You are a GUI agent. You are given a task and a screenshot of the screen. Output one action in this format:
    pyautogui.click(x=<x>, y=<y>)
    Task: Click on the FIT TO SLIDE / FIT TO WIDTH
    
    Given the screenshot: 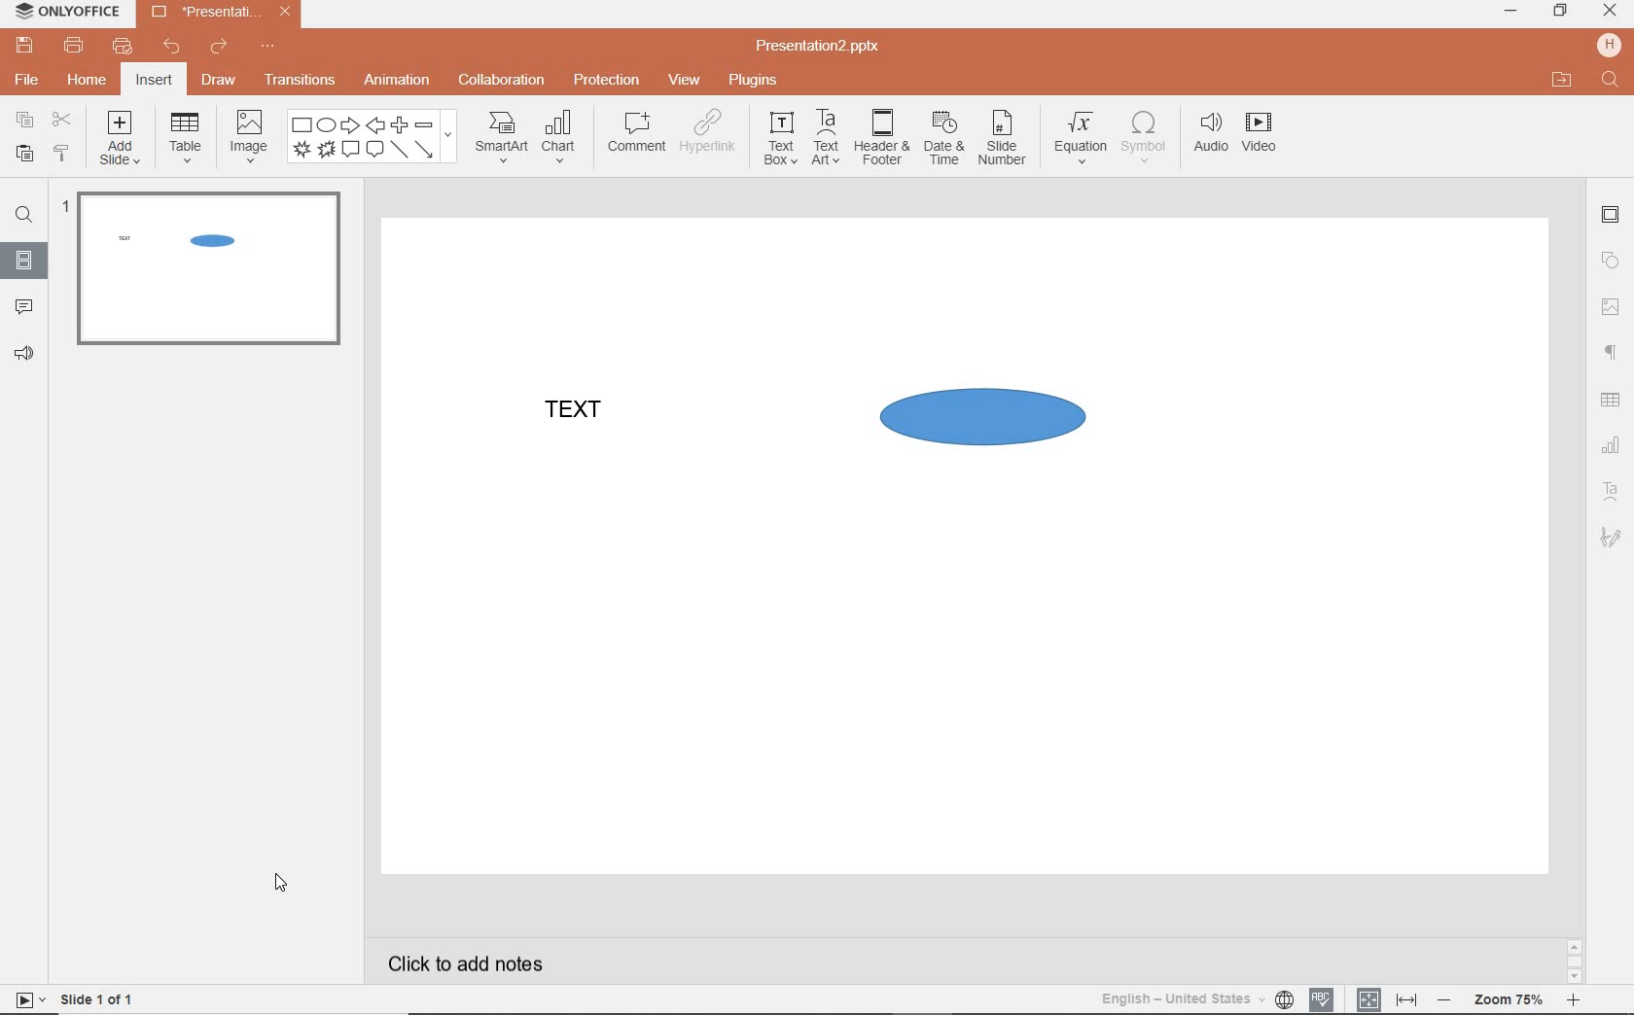 What is the action you would take?
    pyautogui.click(x=1388, y=997)
    